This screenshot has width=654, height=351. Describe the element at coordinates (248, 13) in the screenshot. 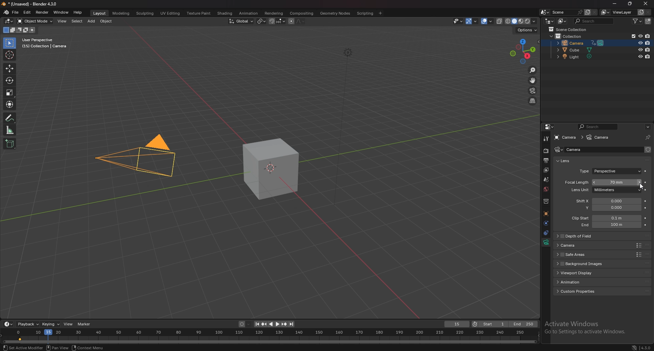

I see `animation` at that location.